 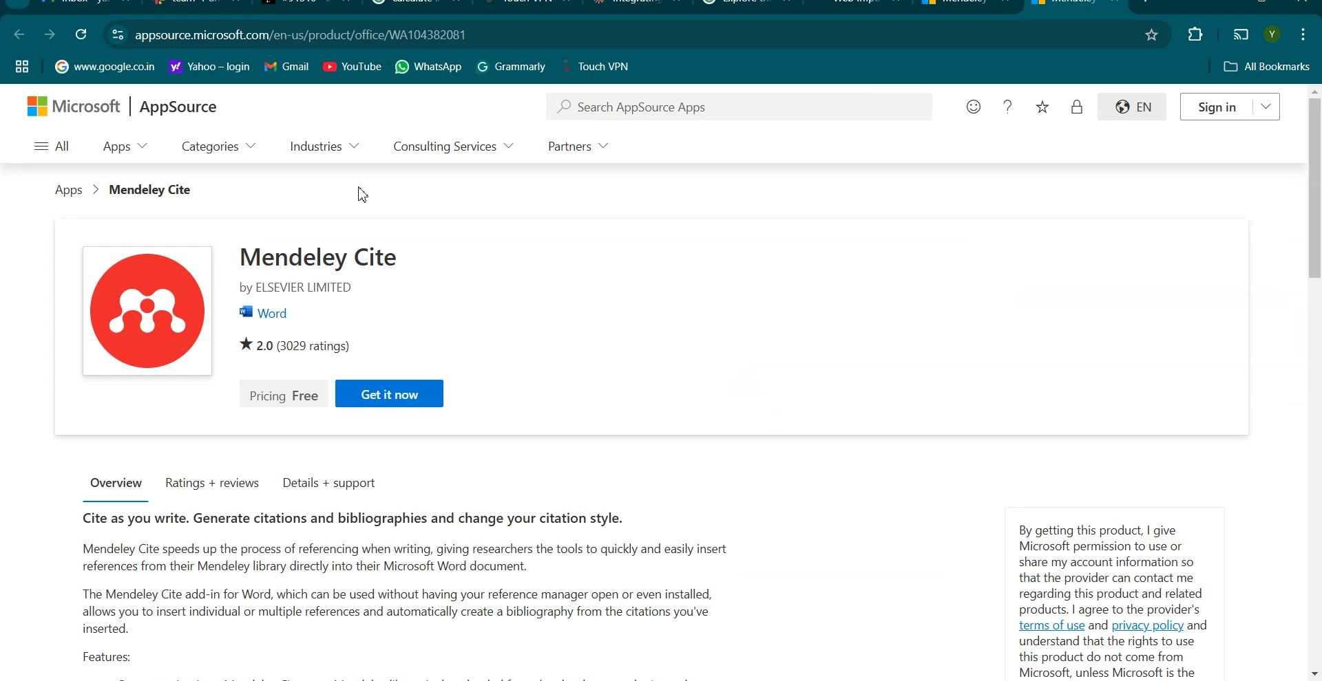 What do you see at coordinates (49, 34) in the screenshot?
I see `Go forward` at bounding box center [49, 34].